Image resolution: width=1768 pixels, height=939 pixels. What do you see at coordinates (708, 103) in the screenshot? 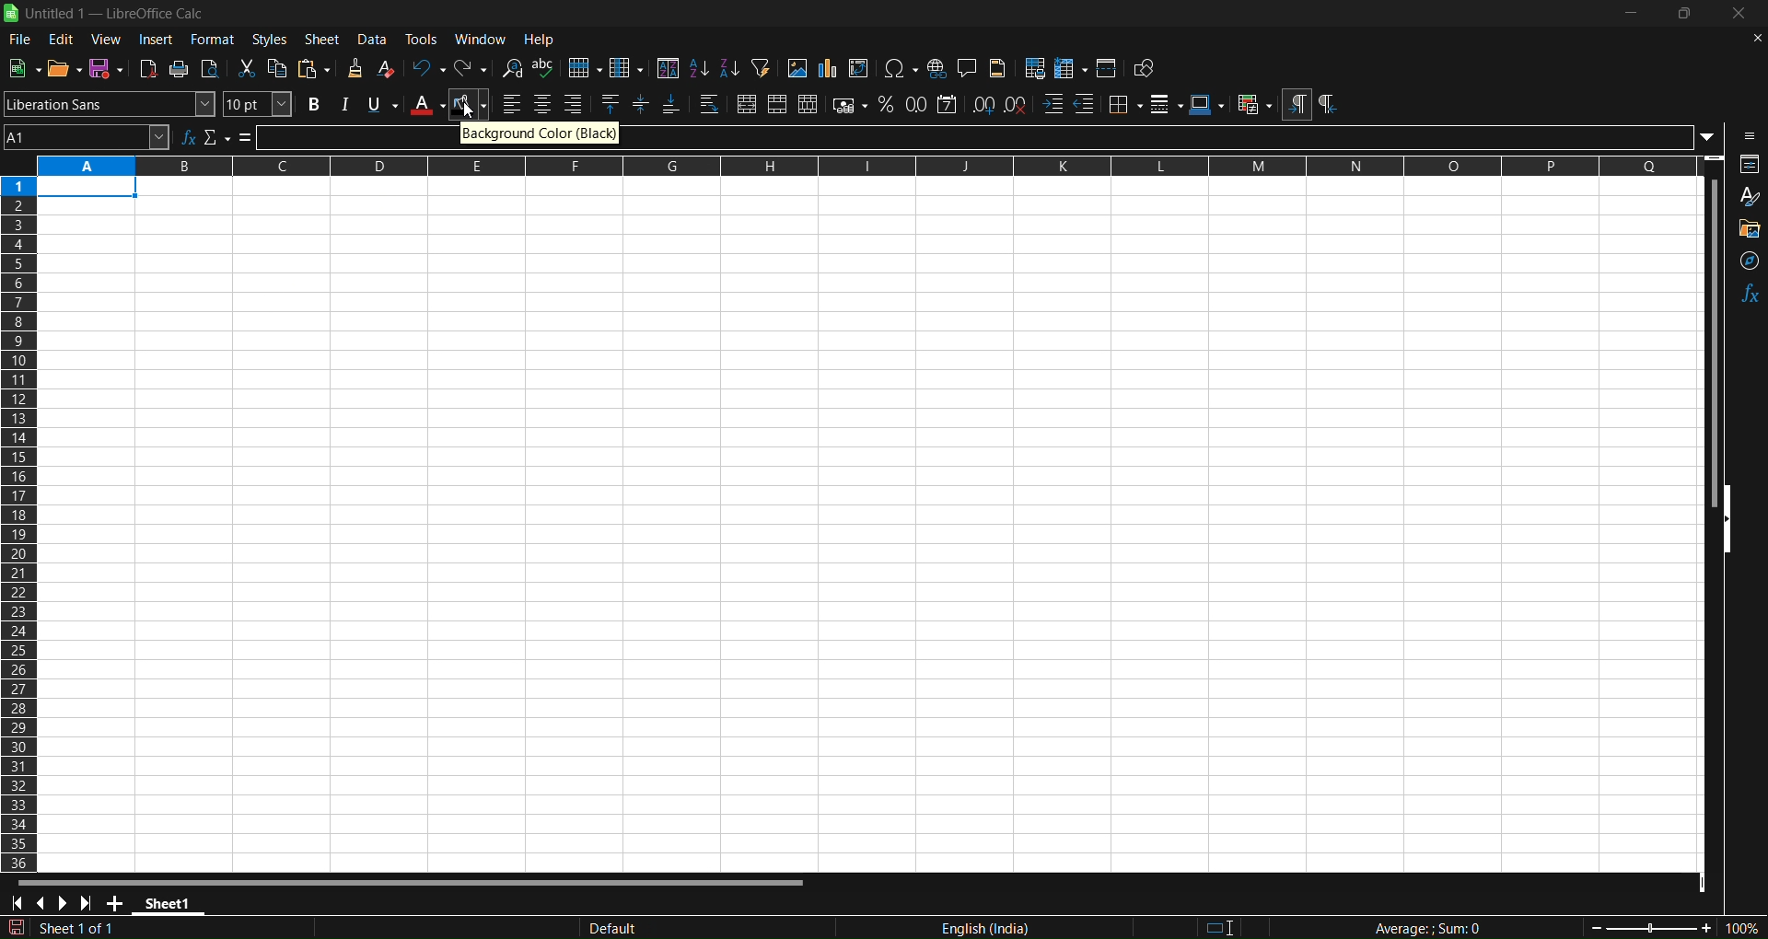
I see `wrap text` at bounding box center [708, 103].